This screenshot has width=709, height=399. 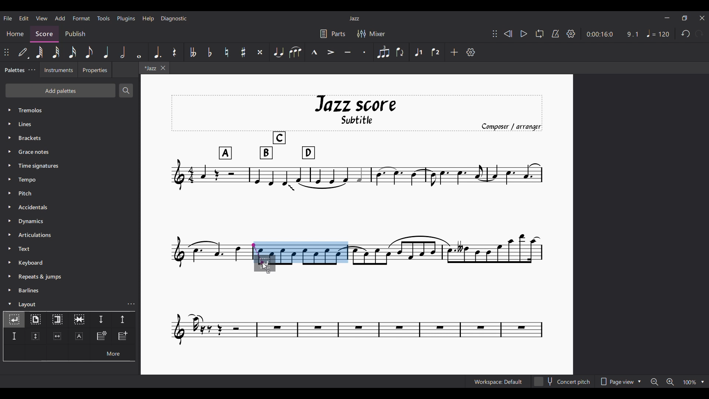 What do you see at coordinates (354, 18) in the screenshot?
I see `Jazz` at bounding box center [354, 18].